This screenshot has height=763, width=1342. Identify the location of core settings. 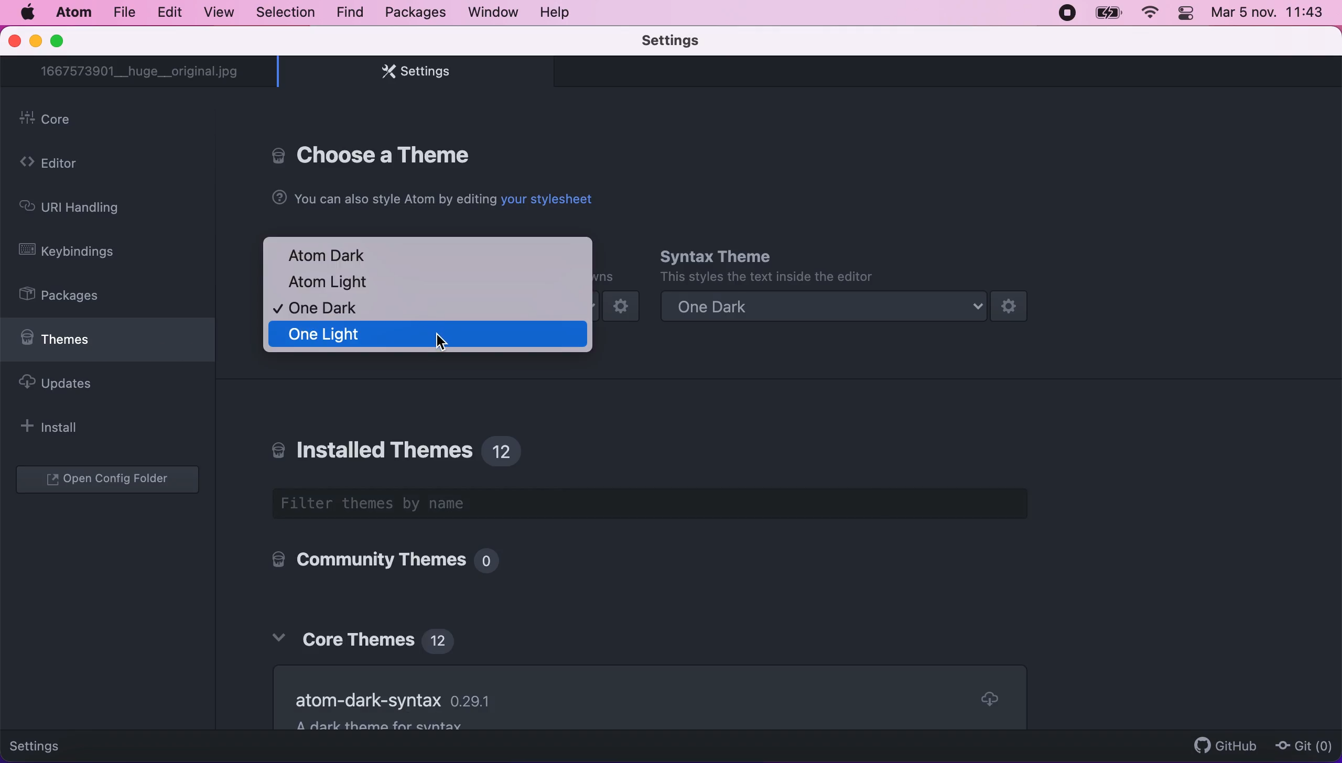
(376, 153).